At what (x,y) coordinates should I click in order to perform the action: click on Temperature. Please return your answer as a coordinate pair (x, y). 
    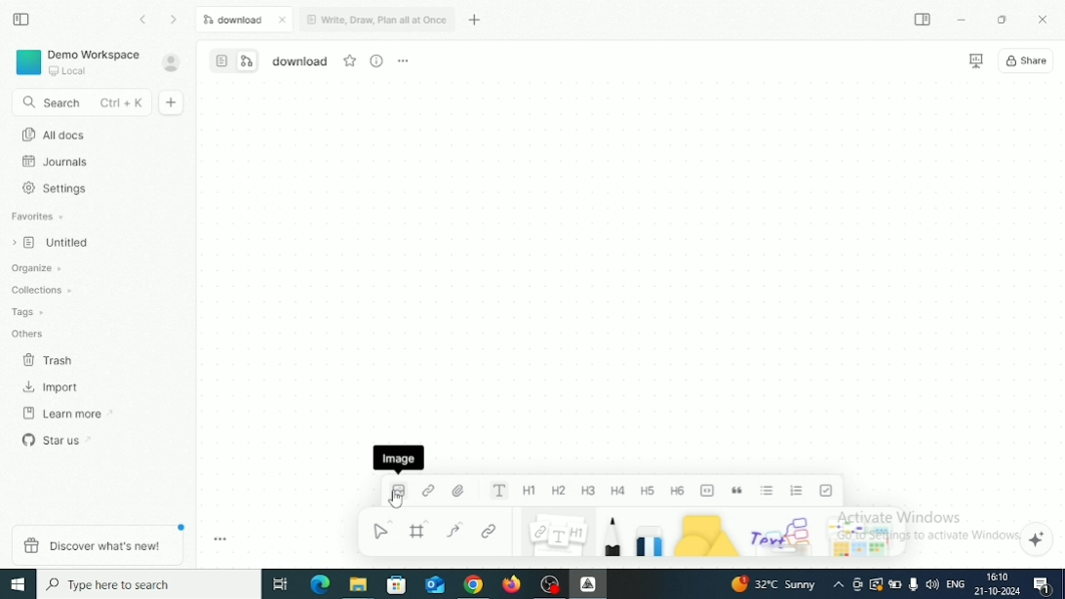
    Looking at the image, I should click on (773, 583).